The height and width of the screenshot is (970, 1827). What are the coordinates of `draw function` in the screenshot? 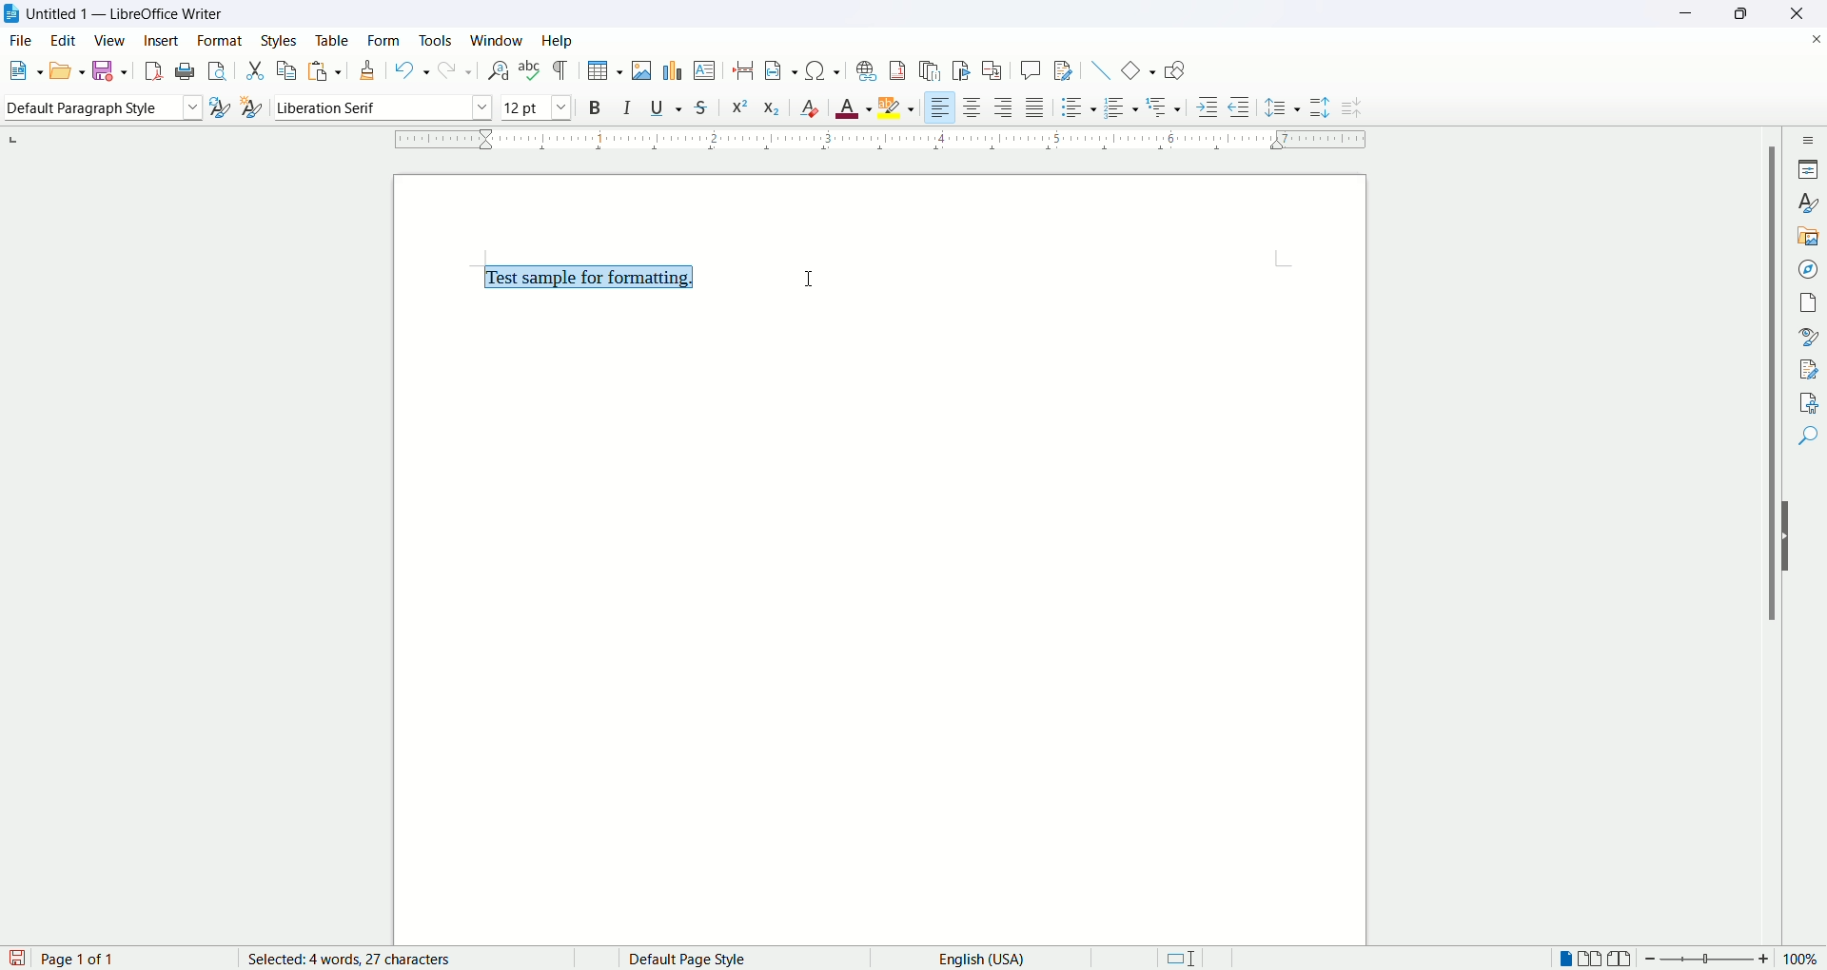 It's located at (1177, 70).